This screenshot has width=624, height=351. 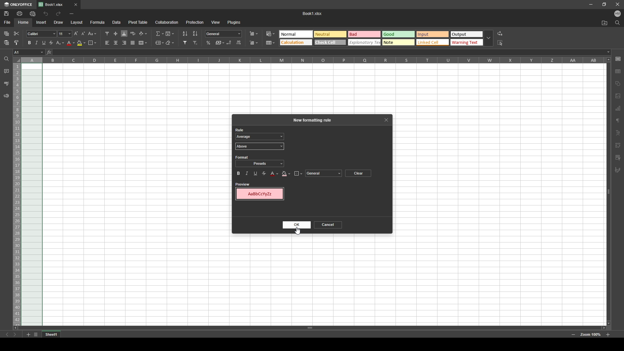 What do you see at coordinates (28, 52) in the screenshot?
I see `chosen cell` at bounding box center [28, 52].